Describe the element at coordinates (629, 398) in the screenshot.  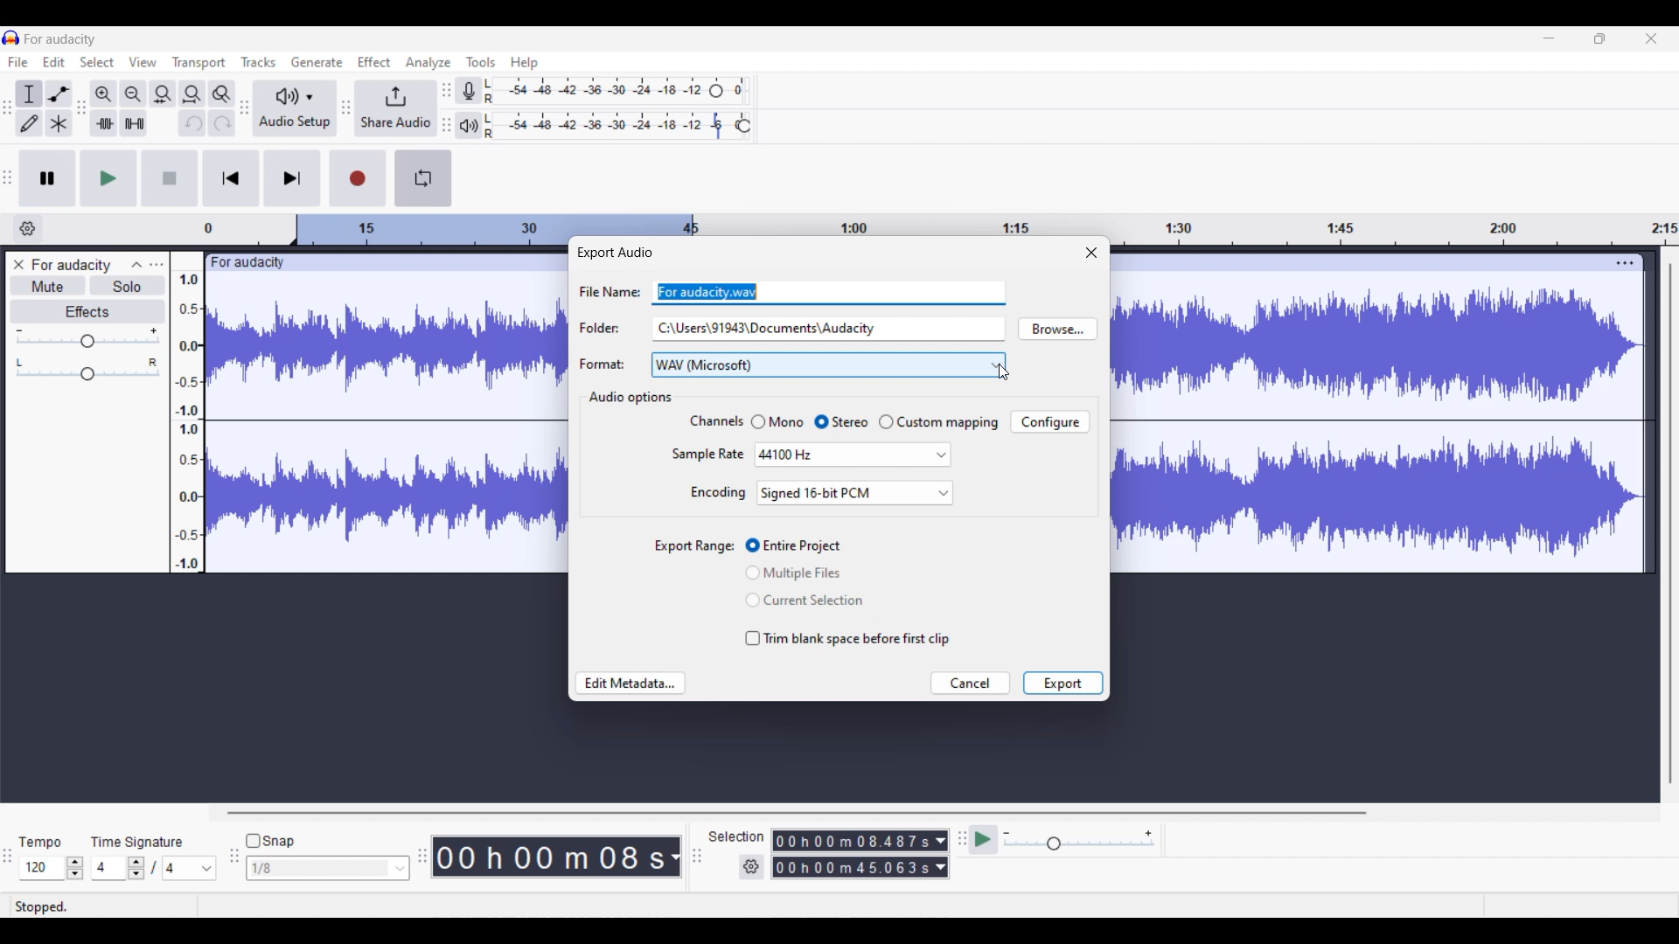
I see `Section title` at that location.